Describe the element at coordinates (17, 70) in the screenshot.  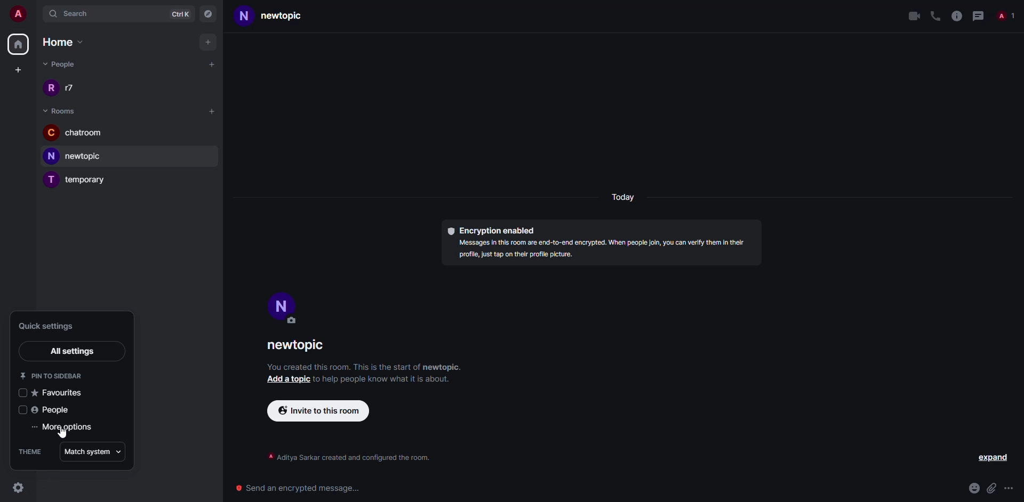
I see `create space` at that location.